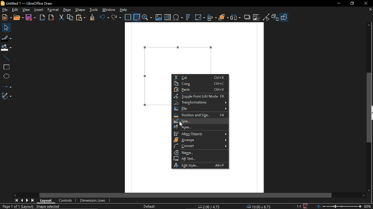 The height and width of the screenshot is (209, 373). I want to click on Export to pdf, so click(51, 17).